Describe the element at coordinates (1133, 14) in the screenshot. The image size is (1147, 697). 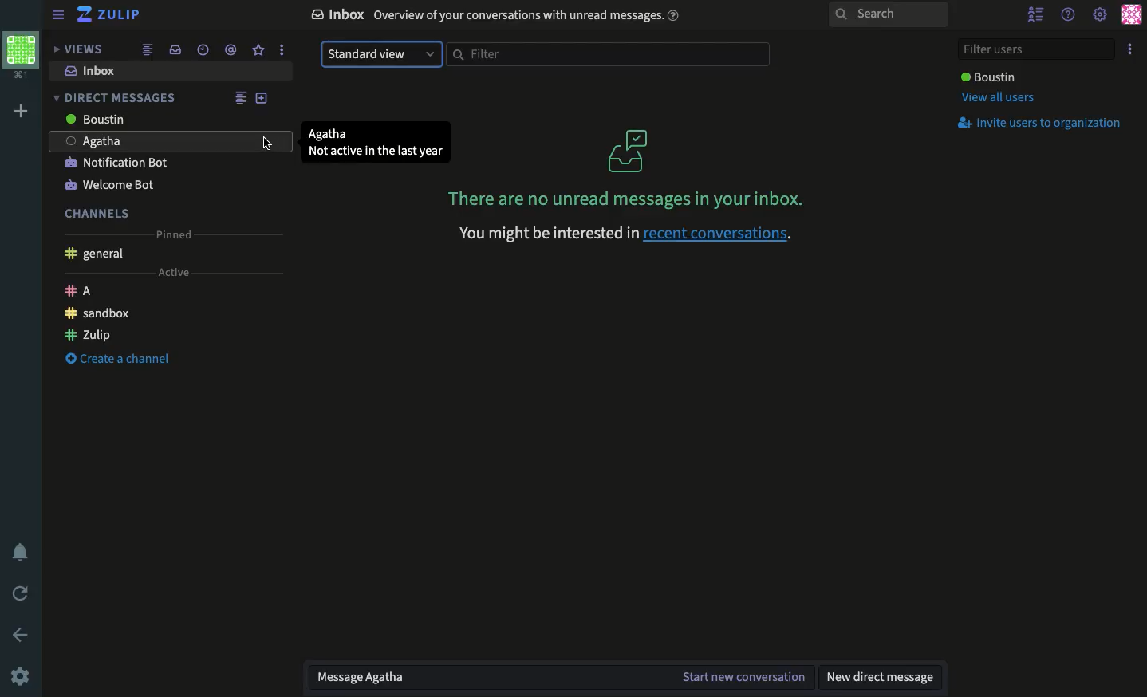
I see `Profile` at that location.